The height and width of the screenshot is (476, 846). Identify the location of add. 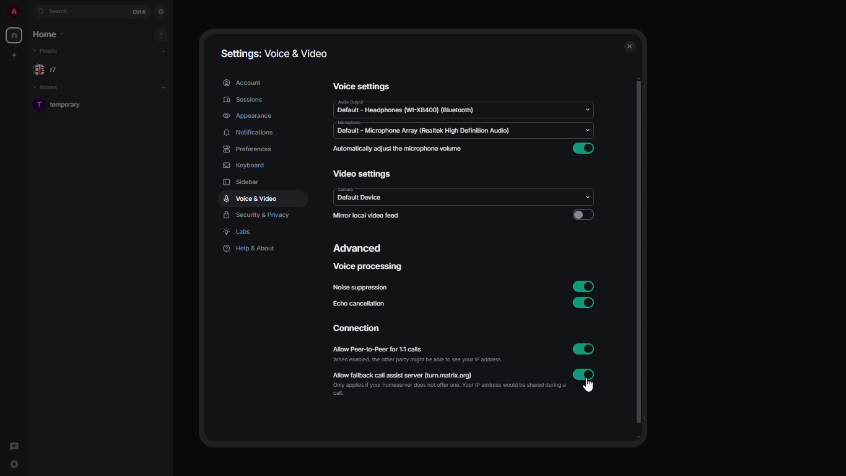
(164, 88).